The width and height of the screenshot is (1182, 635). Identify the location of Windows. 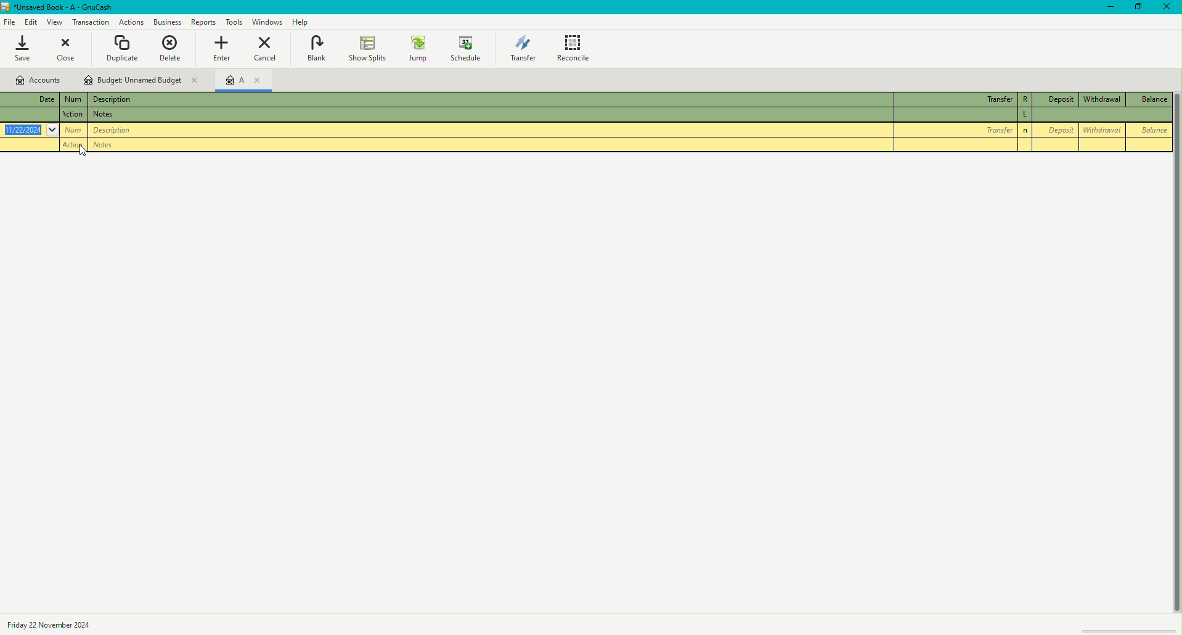
(267, 22).